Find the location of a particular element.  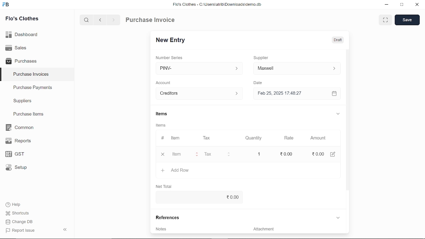

restore down is located at coordinates (403, 5).